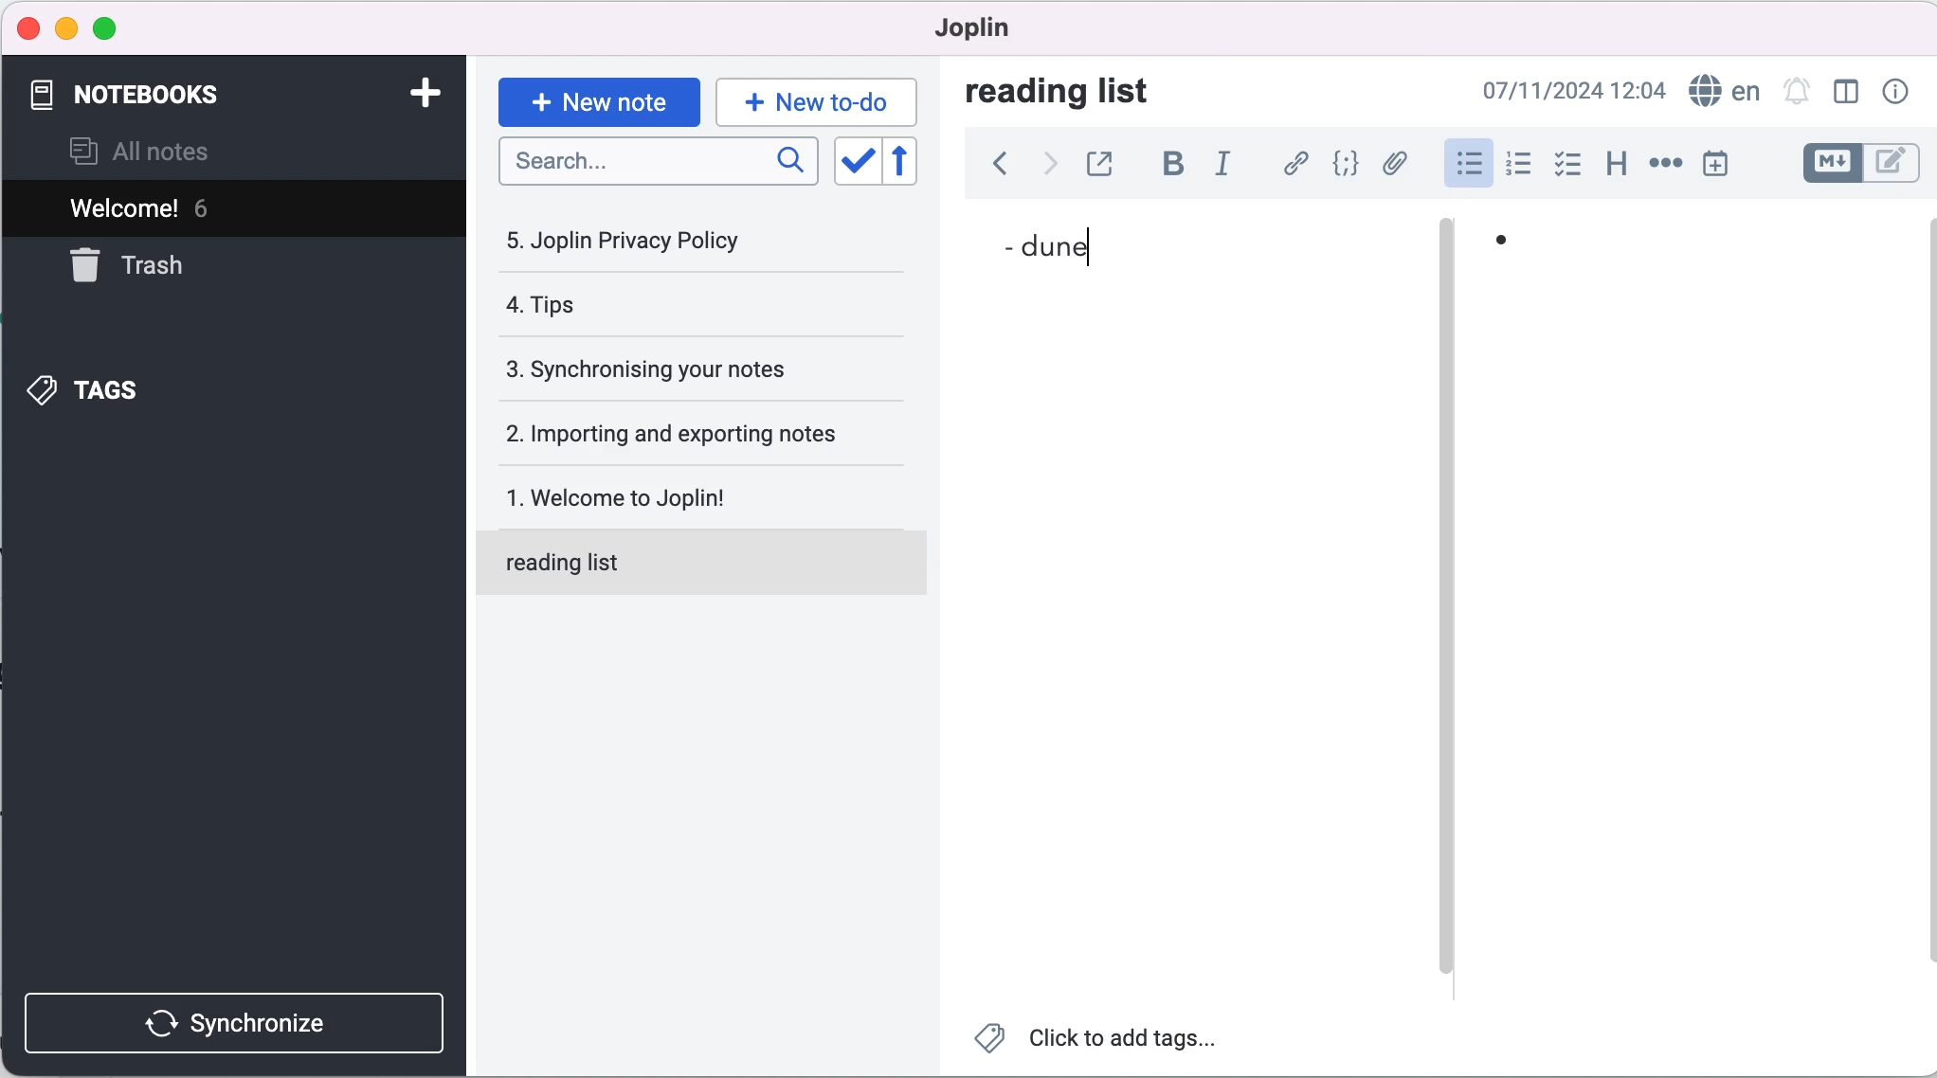 The height and width of the screenshot is (1078, 1937). Describe the element at coordinates (430, 93) in the screenshot. I see `add notebook` at that location.